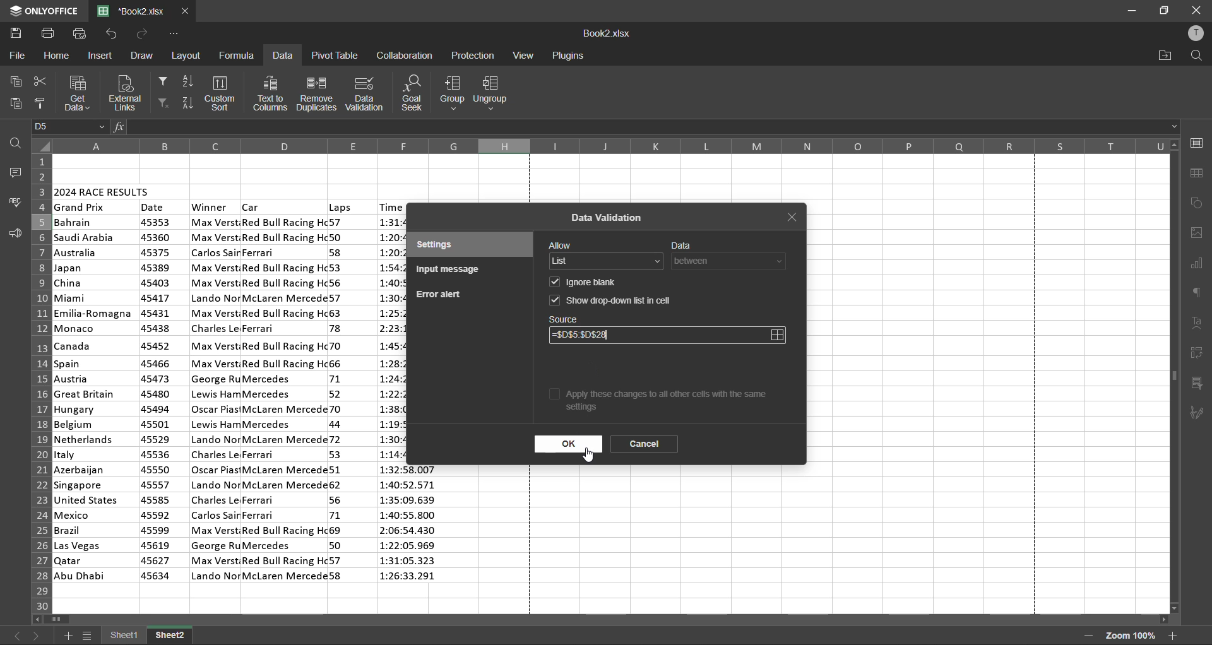 The width and height of the screenshot is (1212, 645). What do you see at coordinates (163, 104) in the screenshot?
I see `clear filter` at bounding box center [163, 104].